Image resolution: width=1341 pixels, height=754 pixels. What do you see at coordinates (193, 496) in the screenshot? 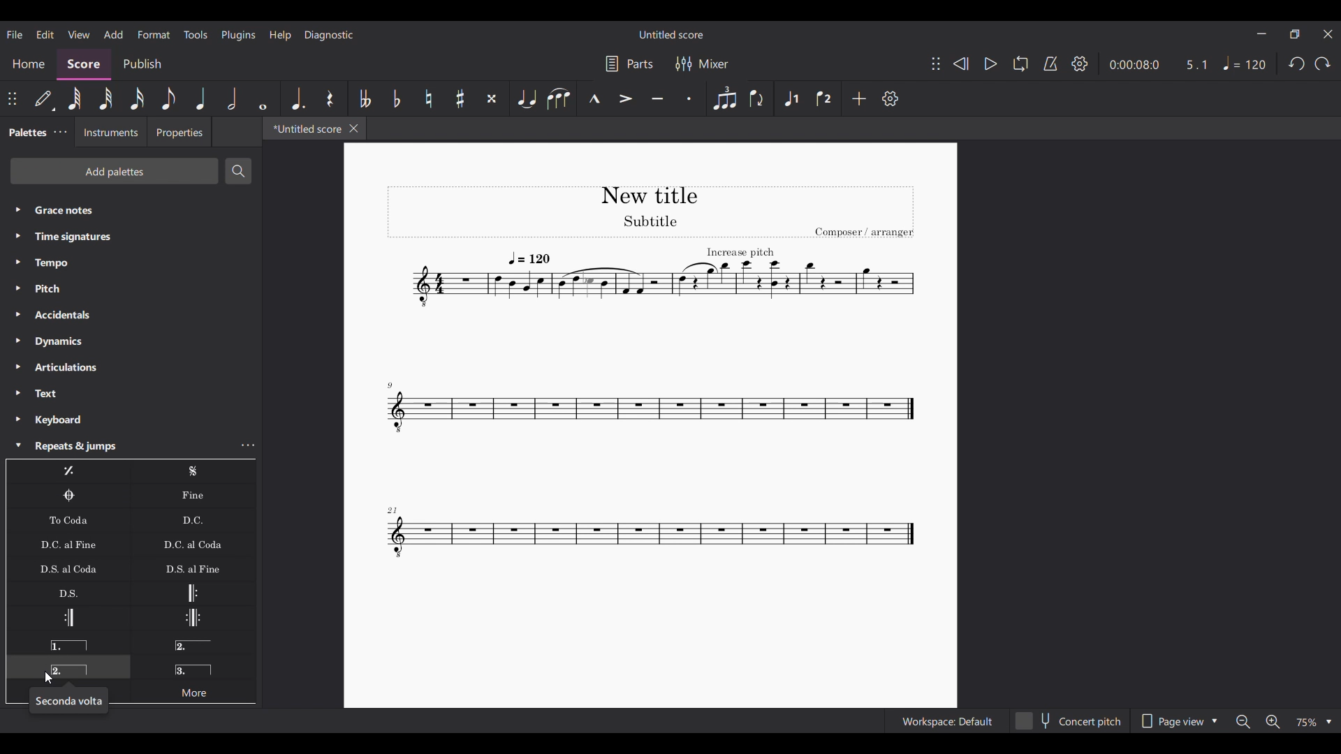
I see `Fine` at bounding box center [193, 496].